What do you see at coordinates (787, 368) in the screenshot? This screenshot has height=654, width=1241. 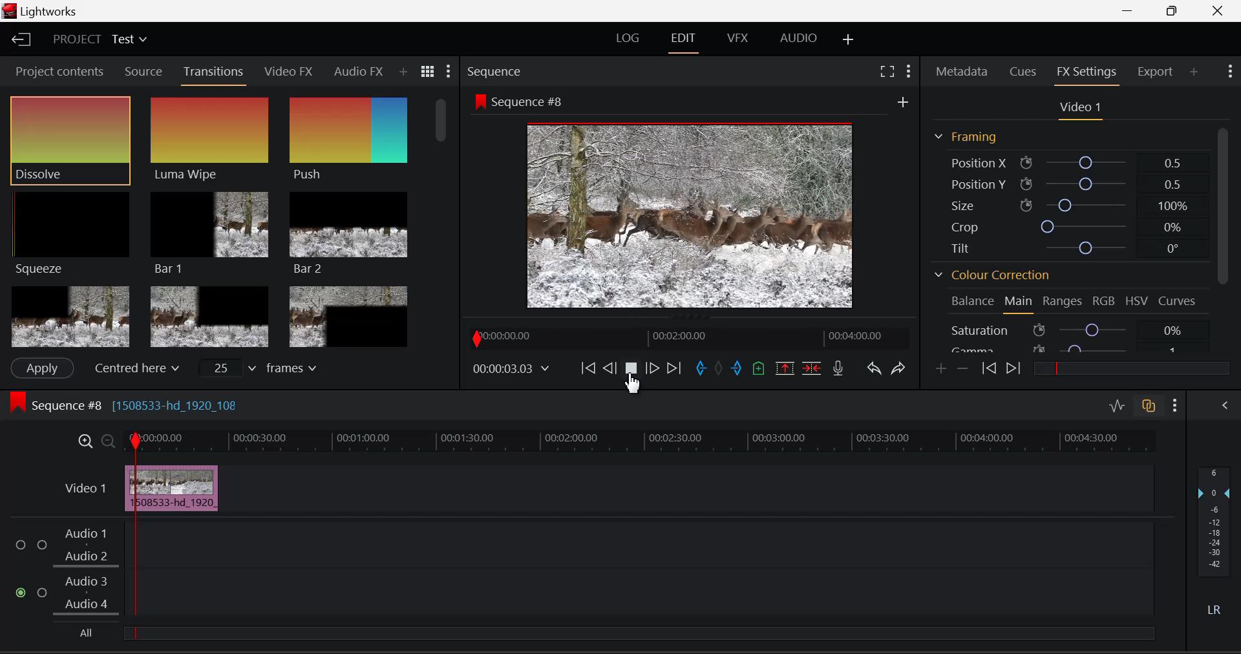 I see `Remove Marked Section` at bounding box center [787, 368].